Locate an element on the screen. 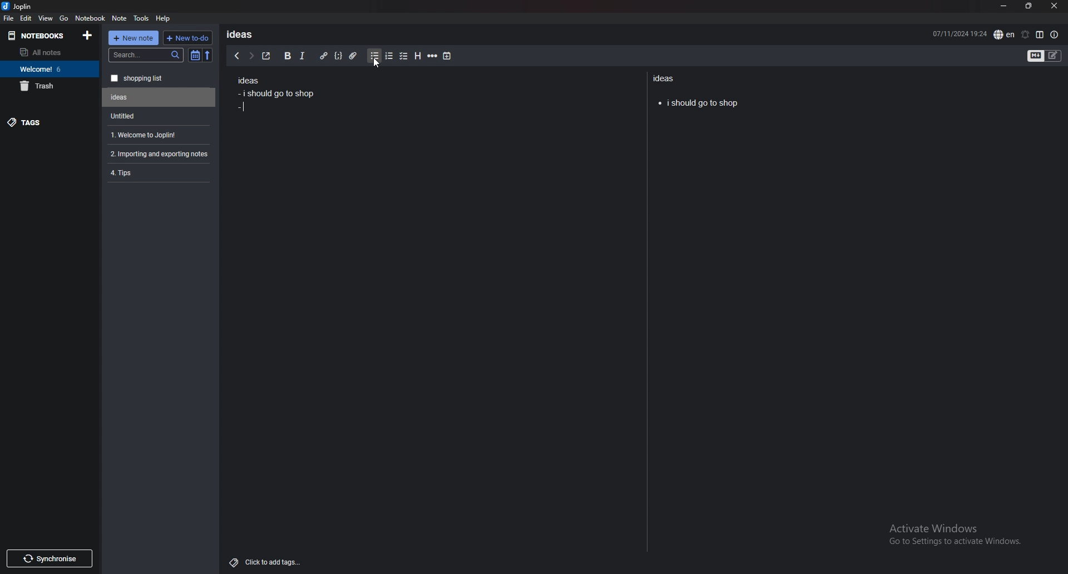 This screenshot has width=1068, height=574. add time is located at coordinates (448, 56).